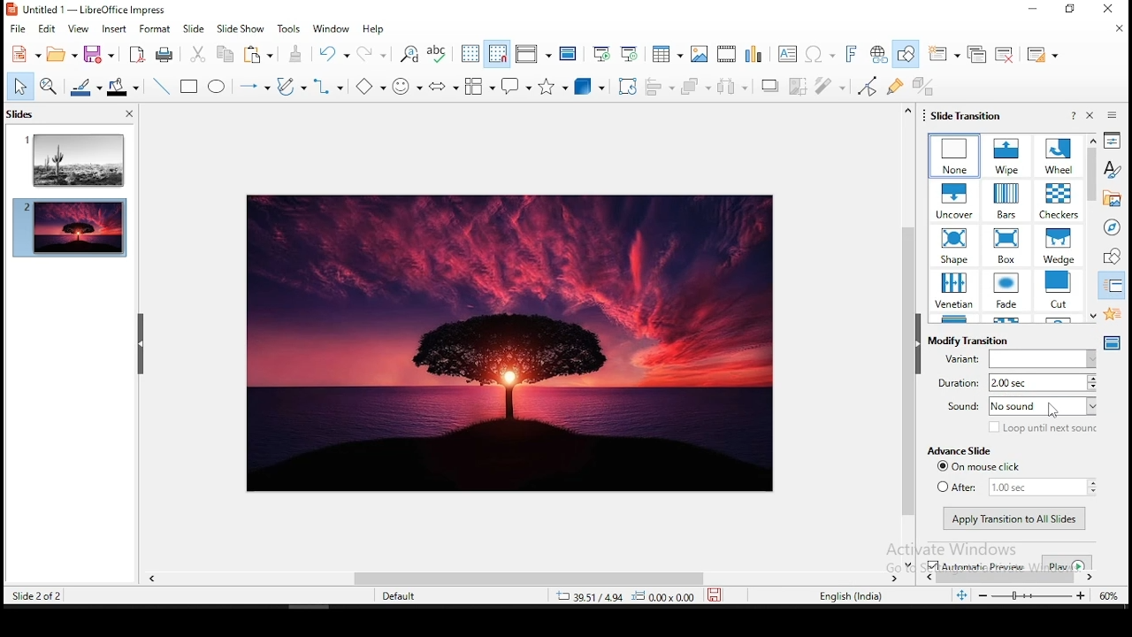  What do you see at coordinates (330, 30) in the screenshot?
I see `window` at bounding box center [330, 30].